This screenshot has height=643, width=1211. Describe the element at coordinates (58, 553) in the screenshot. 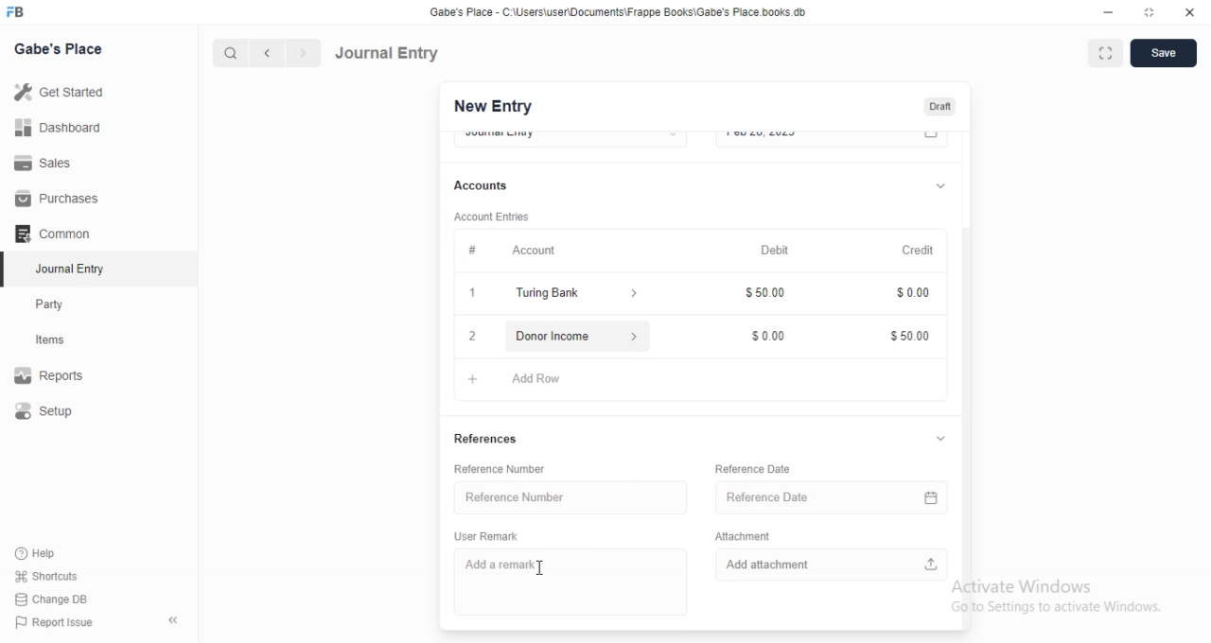

I see `‘Help` at that location.